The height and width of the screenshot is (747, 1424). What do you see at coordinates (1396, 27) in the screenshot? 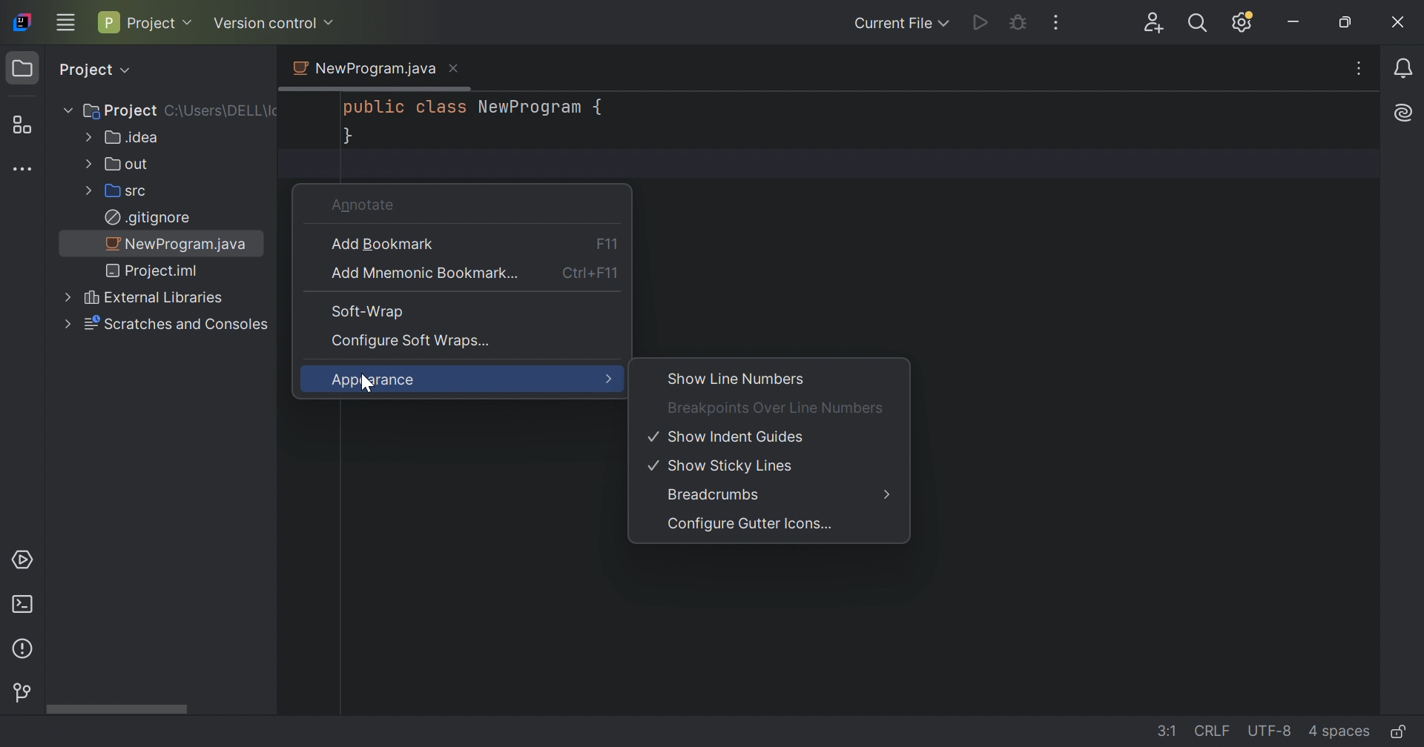
I see `Close` at bounding box center [1396, 27].